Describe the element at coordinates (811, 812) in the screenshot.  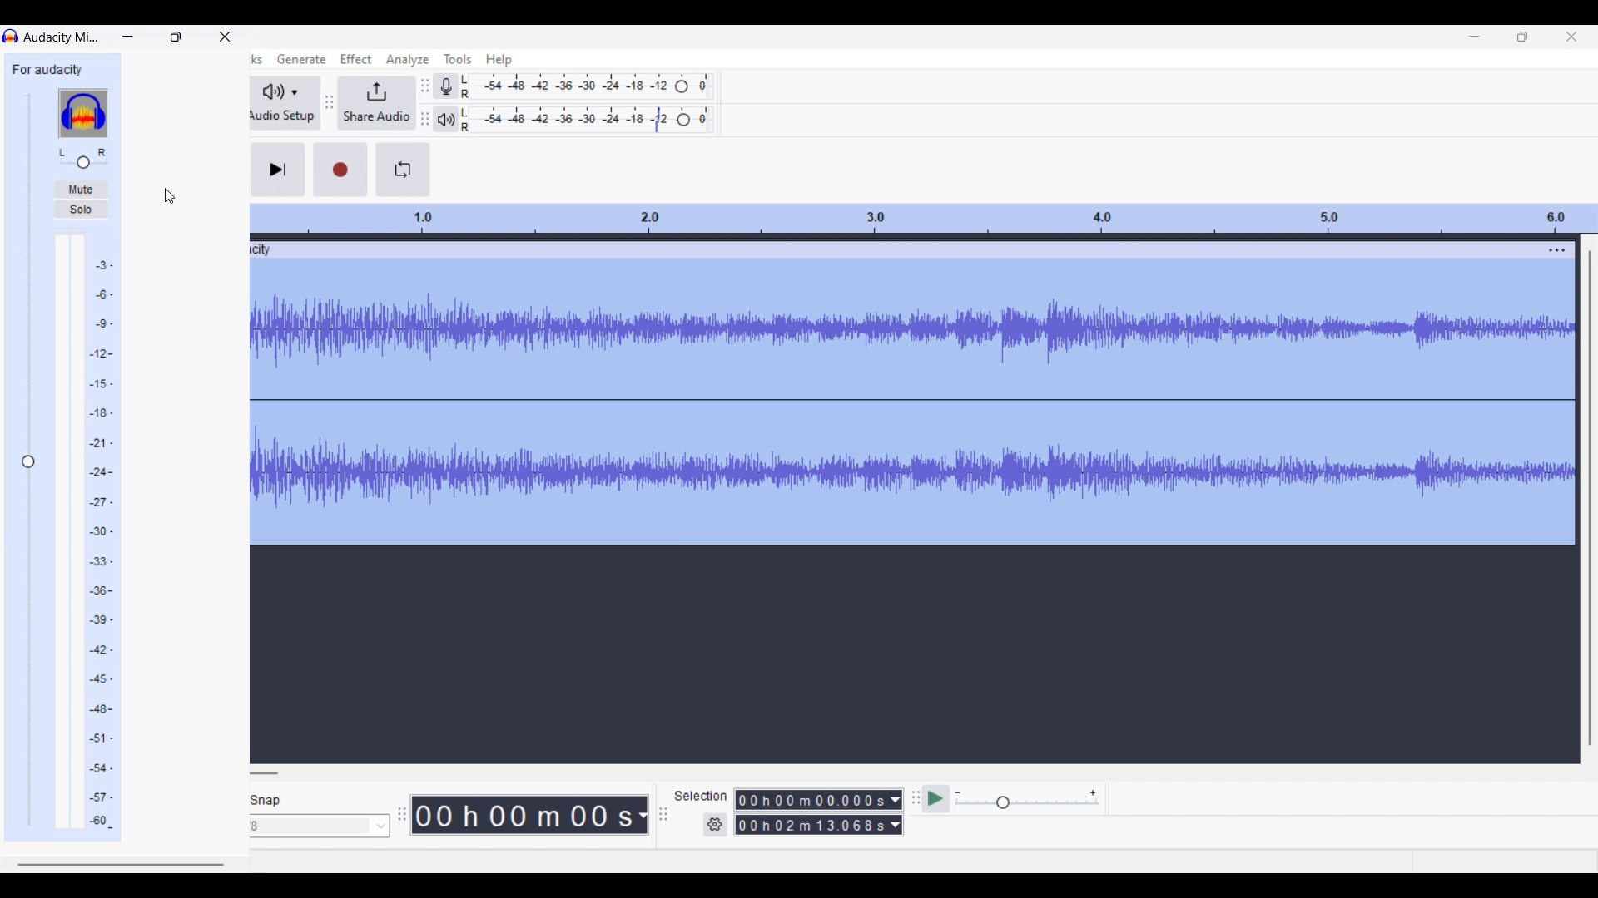
I see `Selection duration` at that location.